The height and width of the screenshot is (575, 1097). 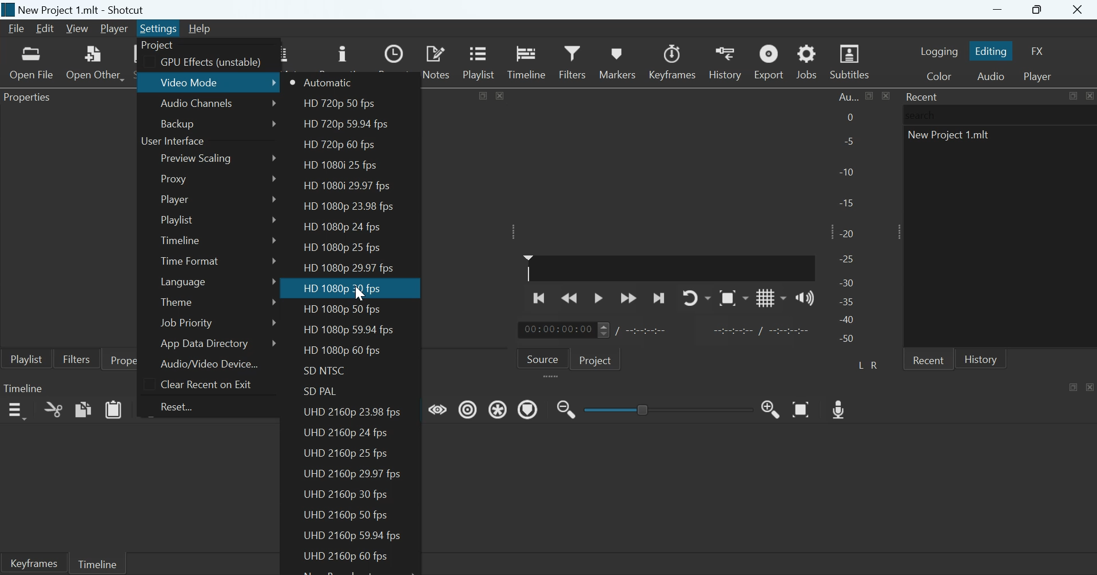 What do you see at coordinates (206, 344) in the screenshot?
I see `App data directory` at bounding box center [206, 344].